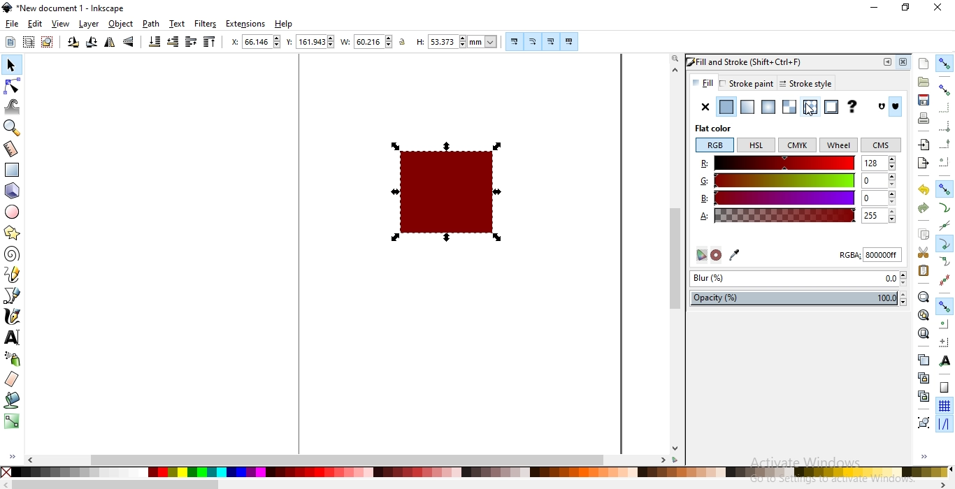 The image size is (955, 489). I want to click on flip horizontally, so click(110, 44).